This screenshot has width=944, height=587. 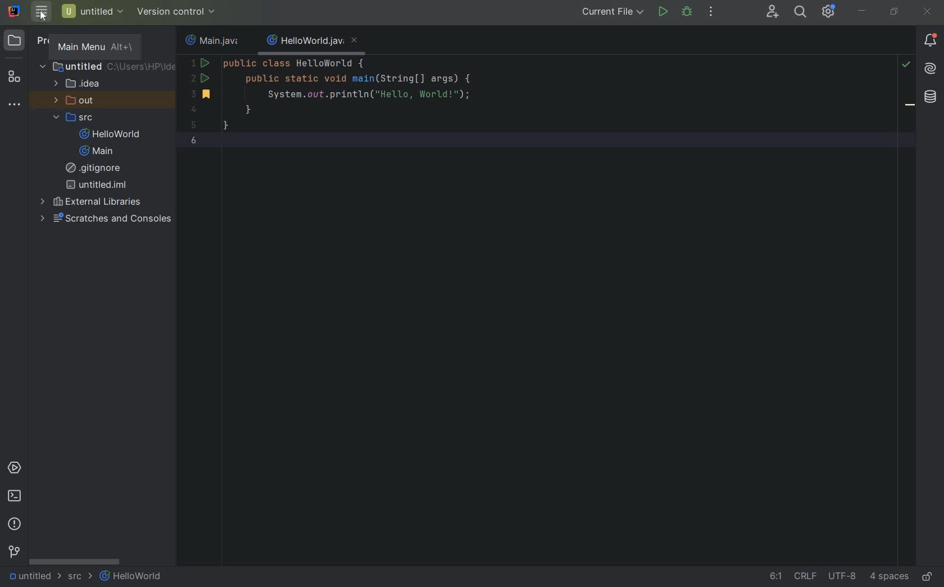 What do you see at coordinates (928, 577) in the screenshot?
I see `MAKE FILE READY ONLY` at bounding box center [928, 577].